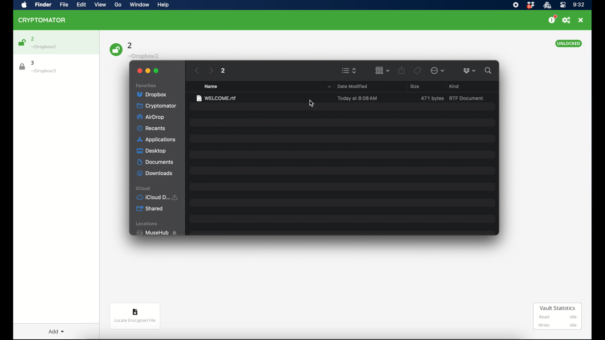  Describe the element at coordinates (401, 71) in the screenshot. I see `share` at that location.